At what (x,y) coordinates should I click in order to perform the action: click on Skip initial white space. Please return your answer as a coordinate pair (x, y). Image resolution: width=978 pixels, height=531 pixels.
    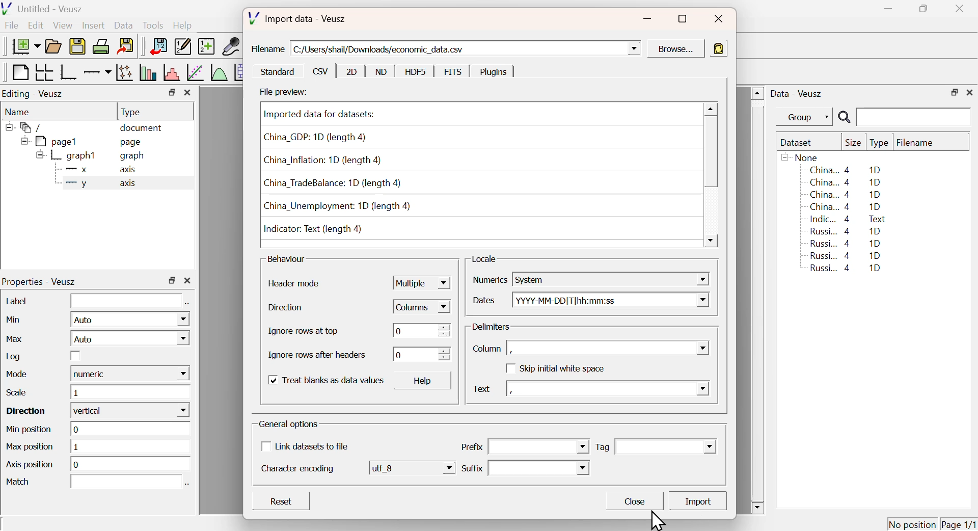
    Looking at the image, I should click on (563, 370).